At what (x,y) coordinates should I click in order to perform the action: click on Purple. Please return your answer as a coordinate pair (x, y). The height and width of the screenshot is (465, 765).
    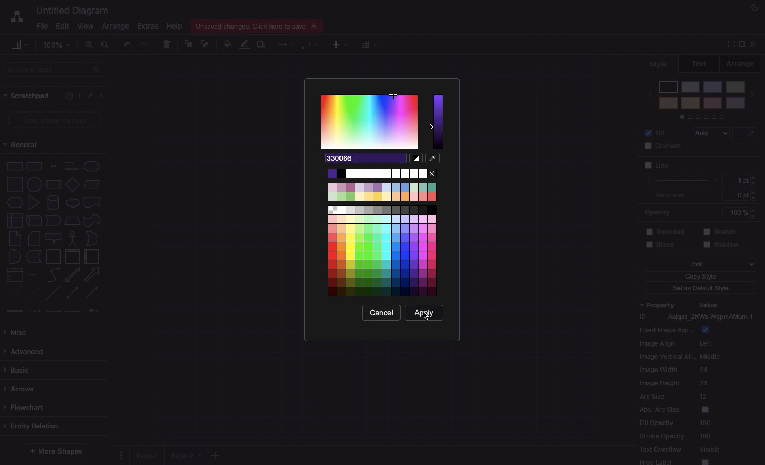
    Looking at the image, I should click on (365, 159).